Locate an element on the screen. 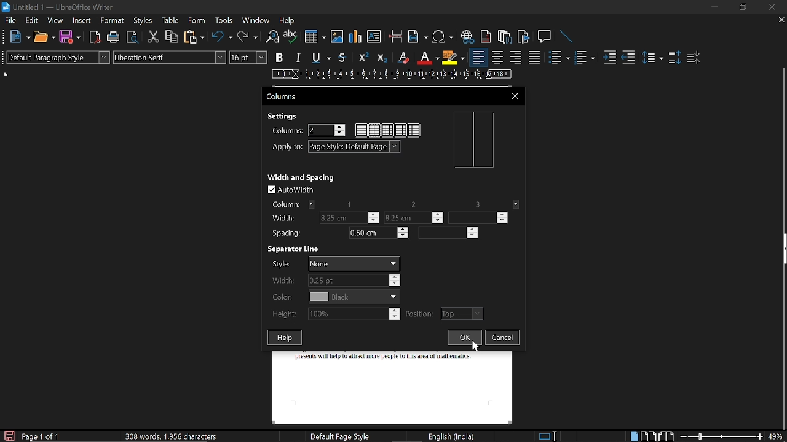 This screenshot has height=442, width=787. Width of column 3 is located at coordinates (479, 217).